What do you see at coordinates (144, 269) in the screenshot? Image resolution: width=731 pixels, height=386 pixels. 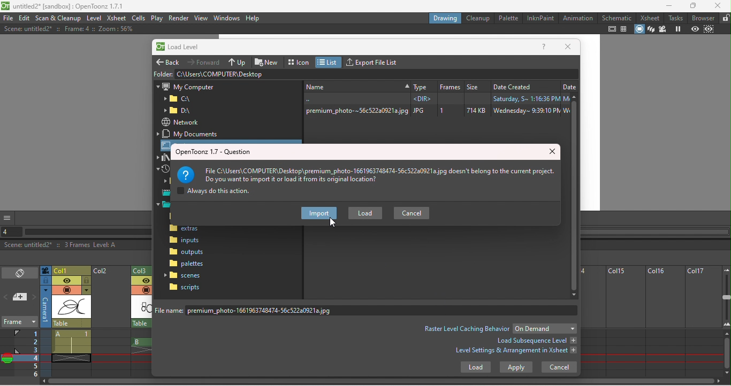 I see `Column 3` at bounding box center [144, 269].